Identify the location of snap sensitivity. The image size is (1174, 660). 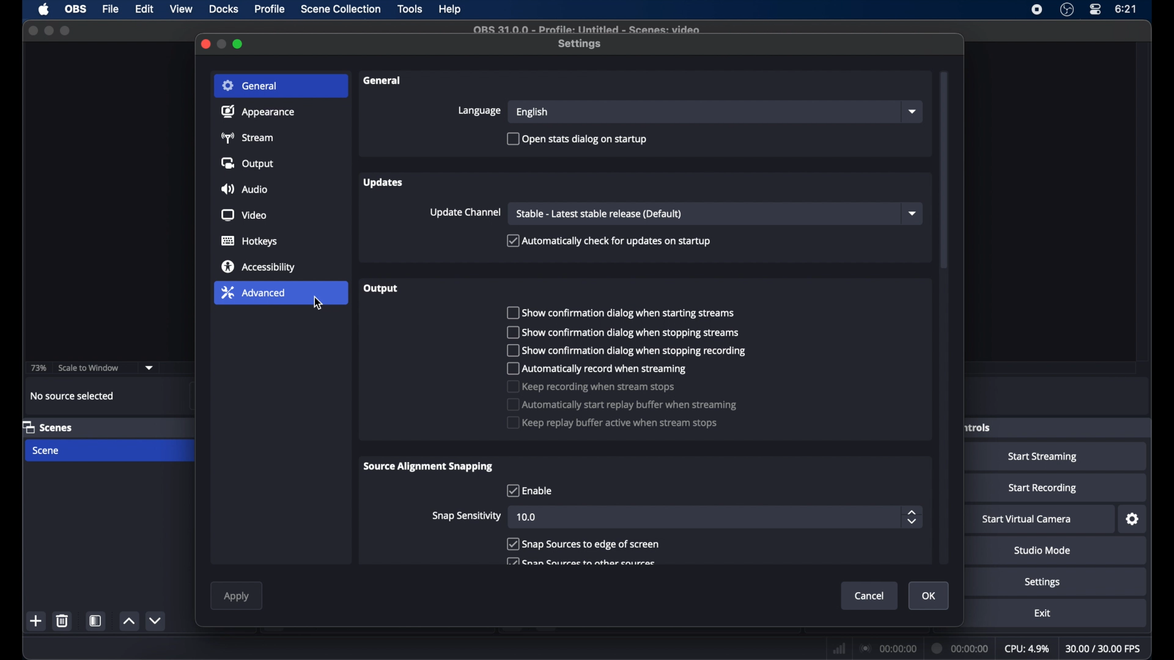
(468, 516).